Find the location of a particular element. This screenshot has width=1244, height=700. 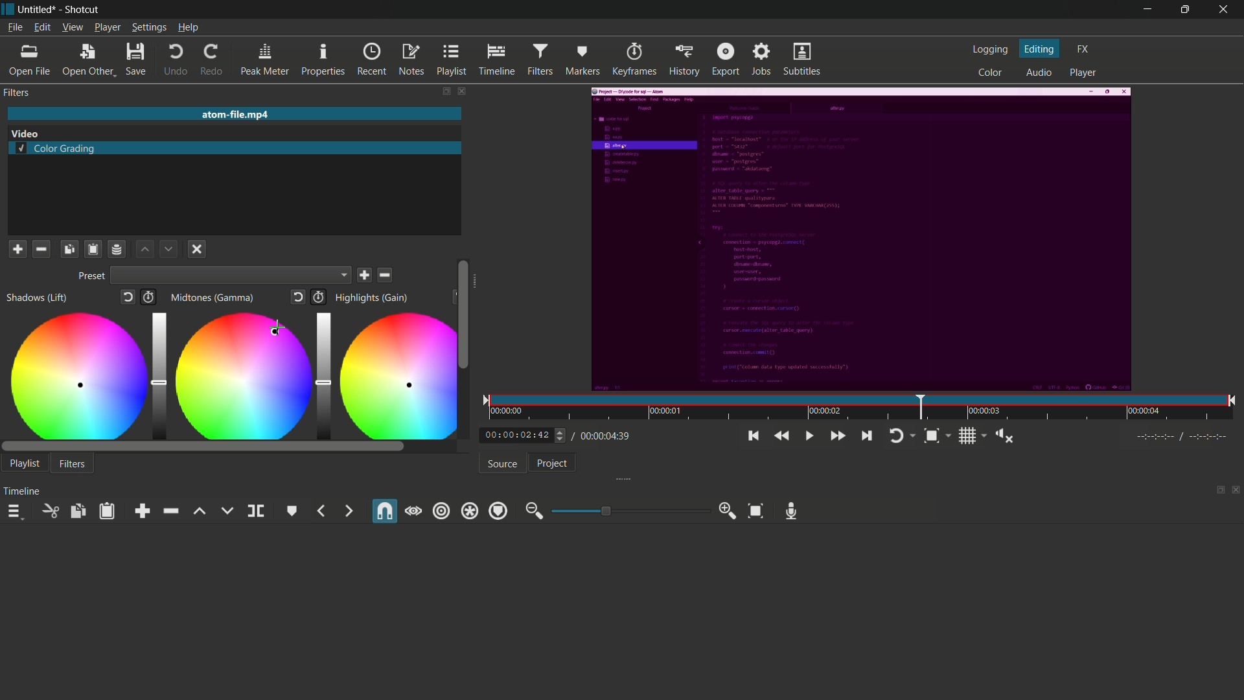

player is located at coordinates (1083, 73).